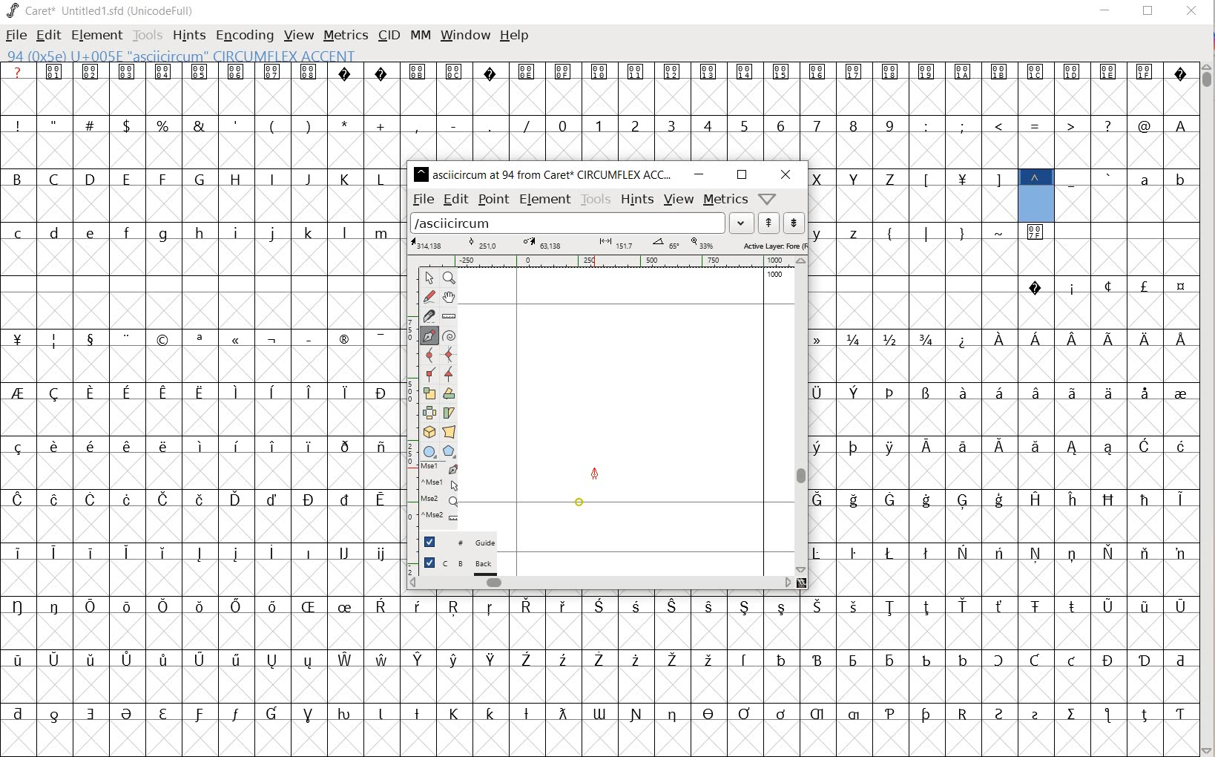 Image resolution: width=1215 pixels, height=757 pixels. I want to click on glyph characters, so click(802, 675).